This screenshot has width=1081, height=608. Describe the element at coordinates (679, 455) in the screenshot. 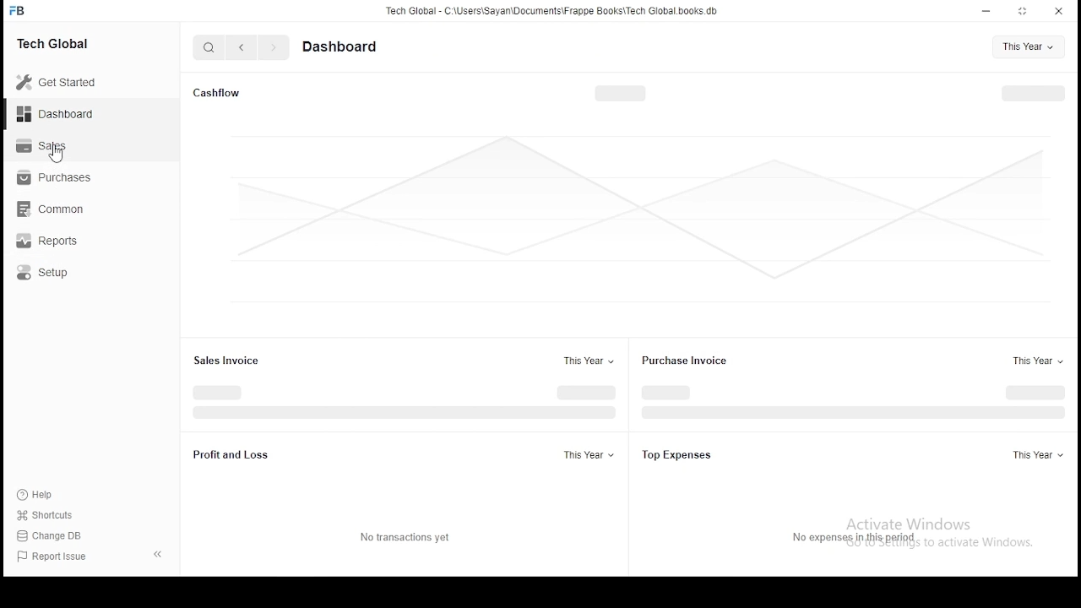

I see `top expenses` at that location.